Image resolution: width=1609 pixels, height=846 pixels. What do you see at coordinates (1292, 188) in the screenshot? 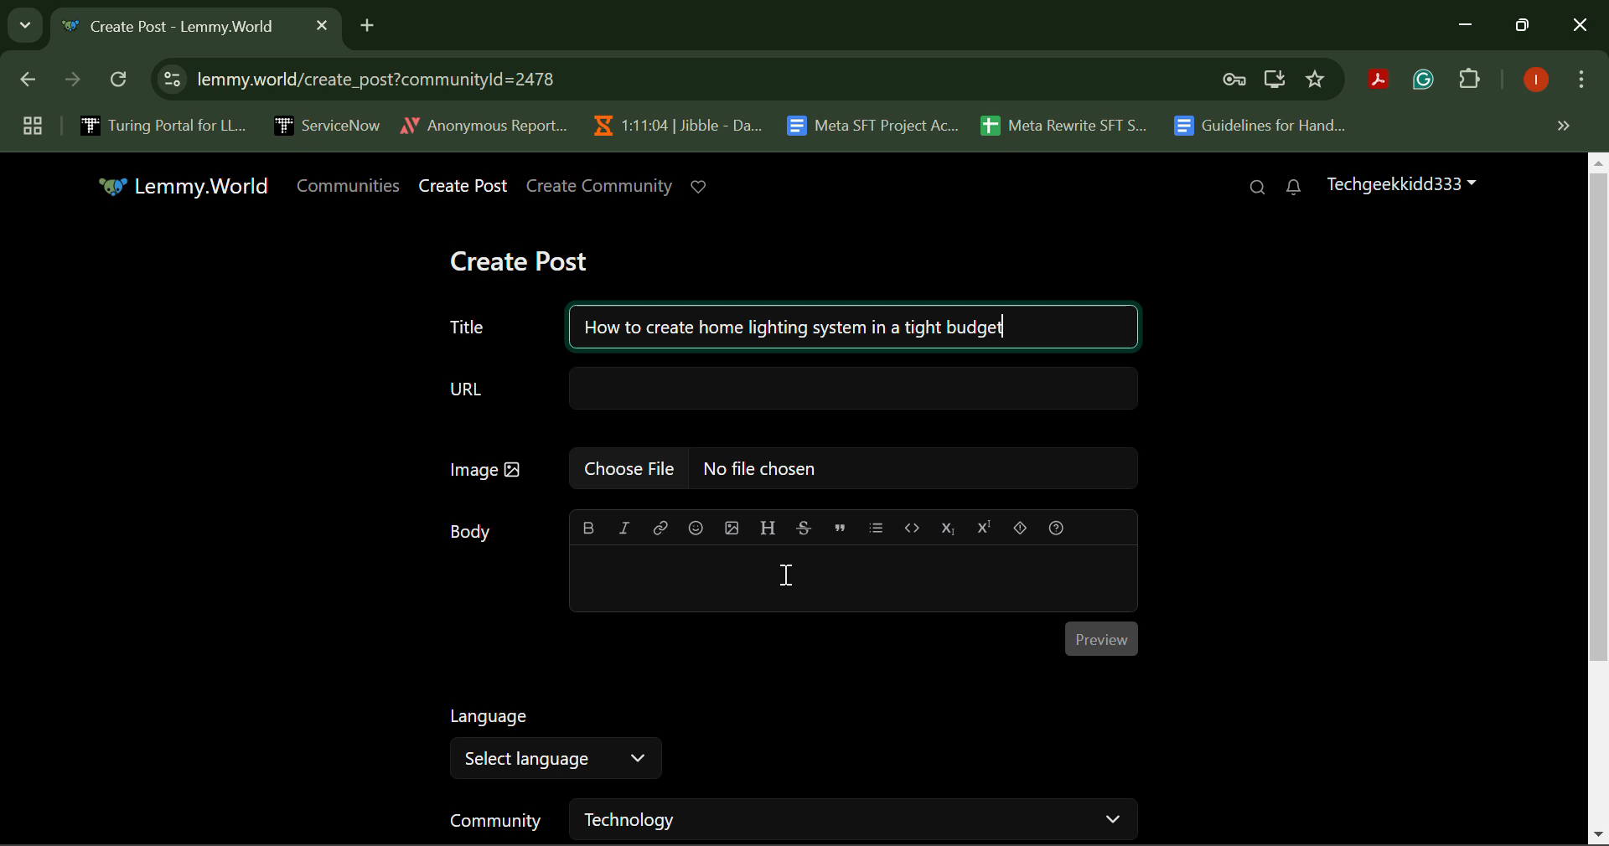
I see `Notifications` at bounding box center [1292, 188].